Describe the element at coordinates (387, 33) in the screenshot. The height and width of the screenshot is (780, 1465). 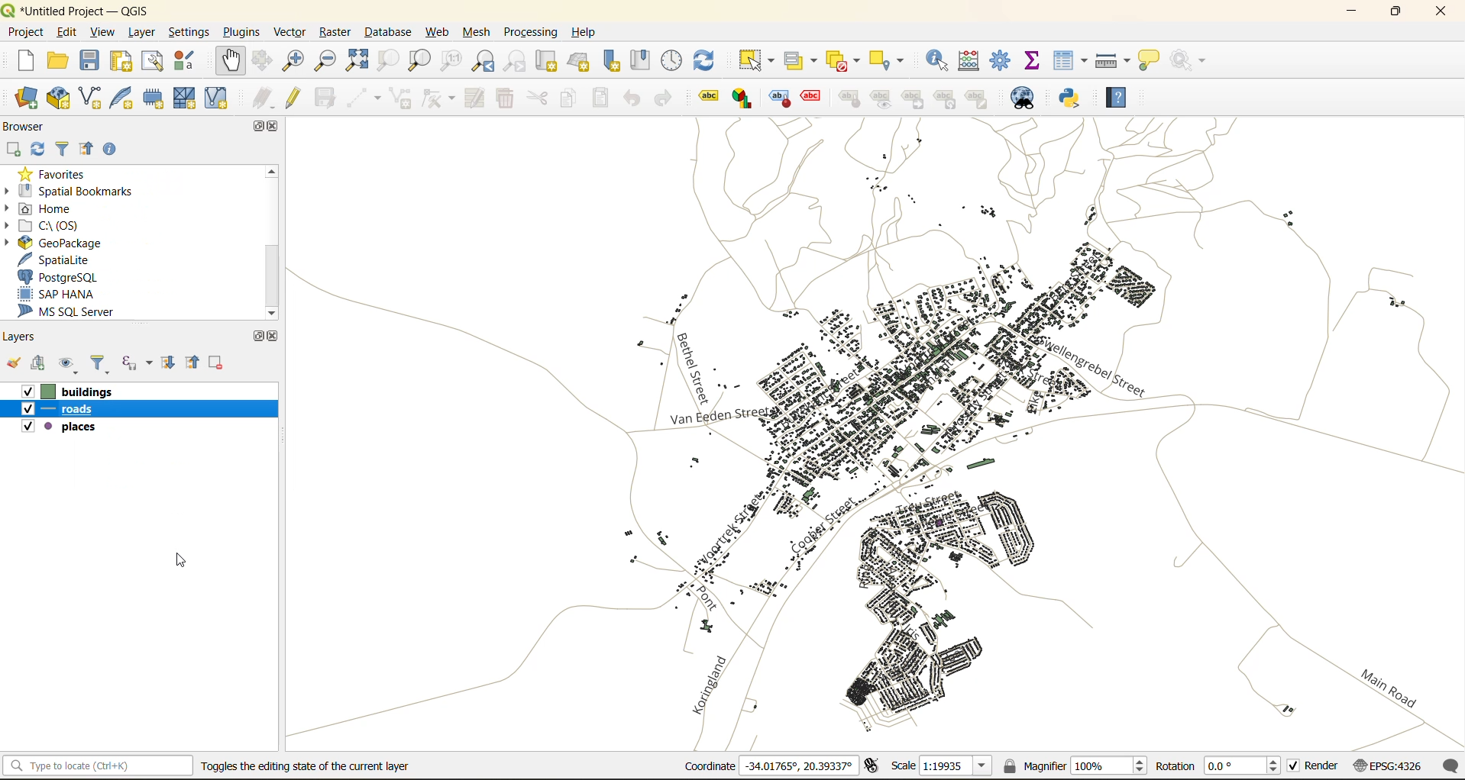
I see `database` at that location.